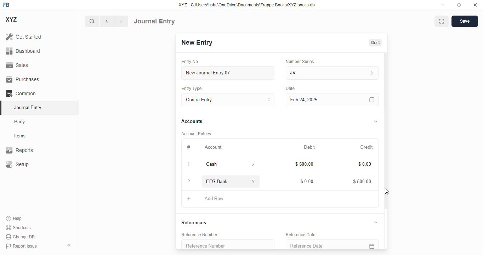 The width and height of the screenshot is (483, 255). I want to click on search, so click(92, 21).